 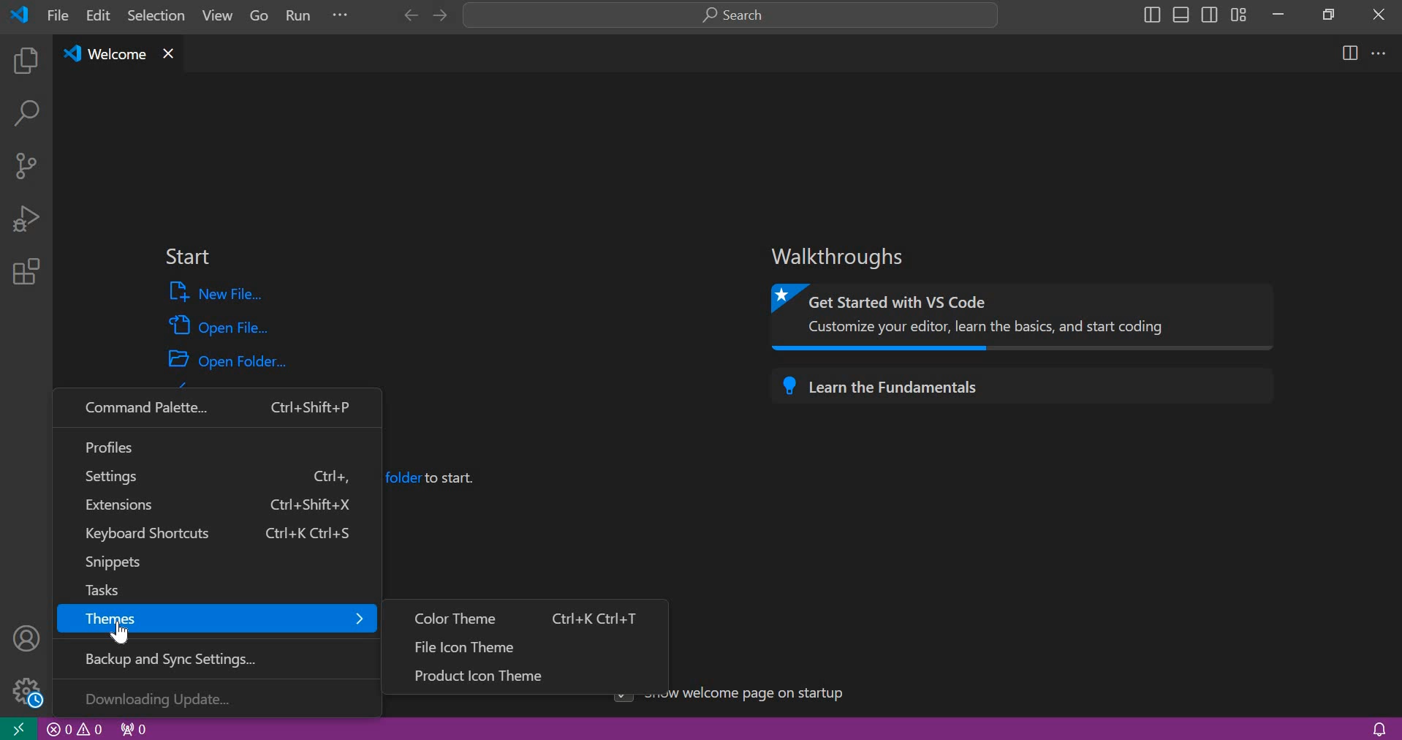 I want to click on themes, so click(x=215, y=619).